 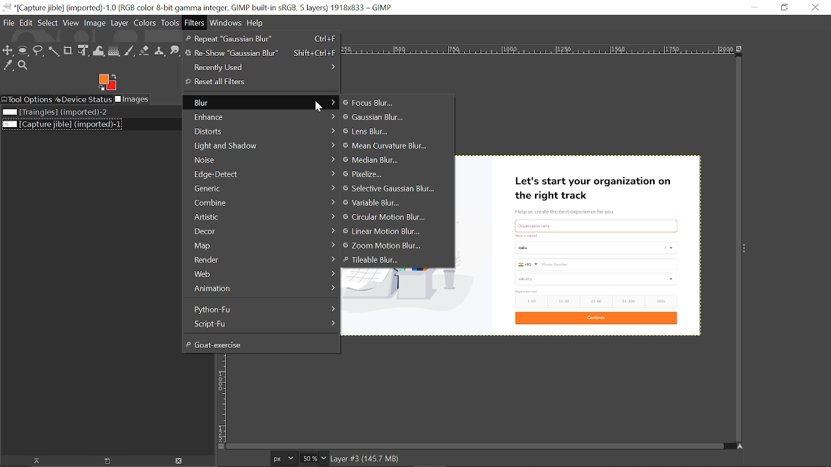 I want to click on Paintbrush tool, so click(x=129, y=51).